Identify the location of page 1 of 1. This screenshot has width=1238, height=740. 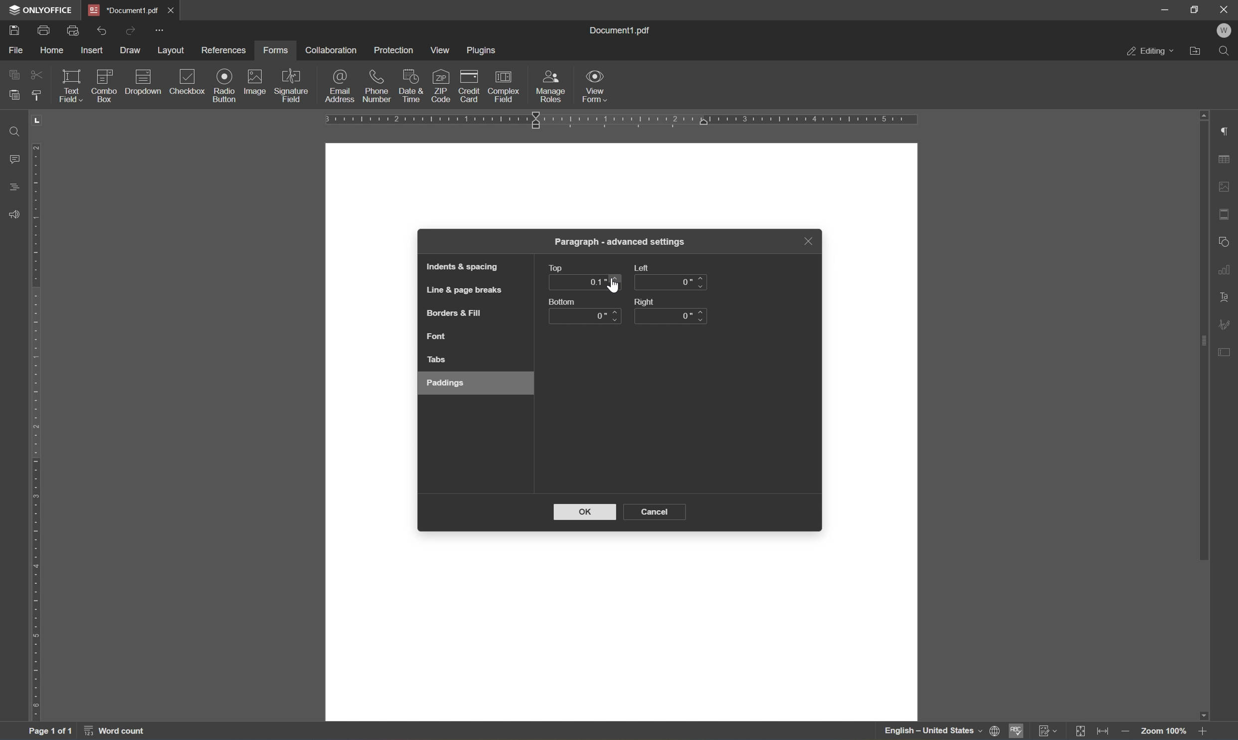
(50, 733).